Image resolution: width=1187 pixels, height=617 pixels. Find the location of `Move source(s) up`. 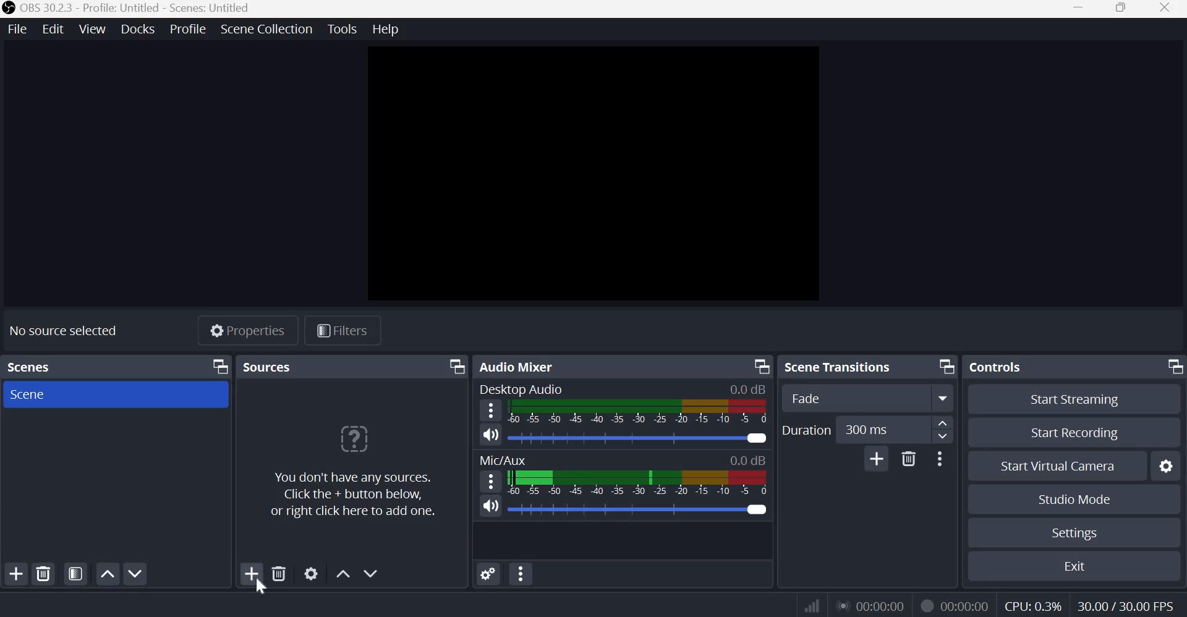

Move source(s) up is located at coordinates (343, 572).